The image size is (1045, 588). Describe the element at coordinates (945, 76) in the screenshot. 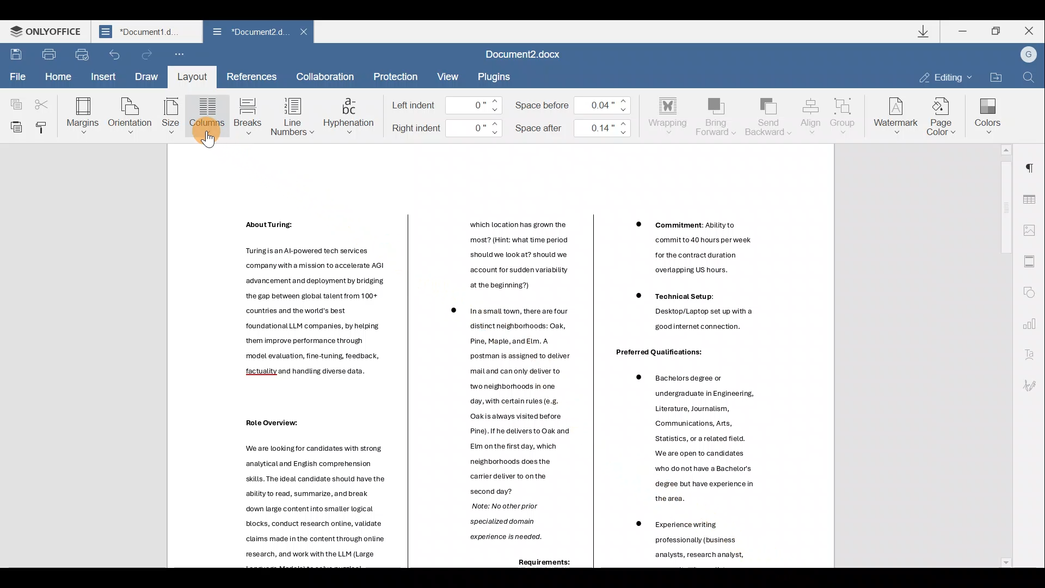

I see `Editing mode` at that location.